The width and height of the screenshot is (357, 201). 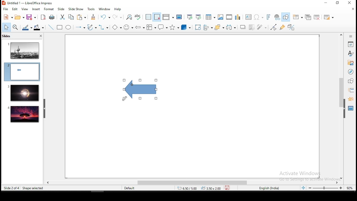 I want to click on block arrows, so click(x=140, y=27).